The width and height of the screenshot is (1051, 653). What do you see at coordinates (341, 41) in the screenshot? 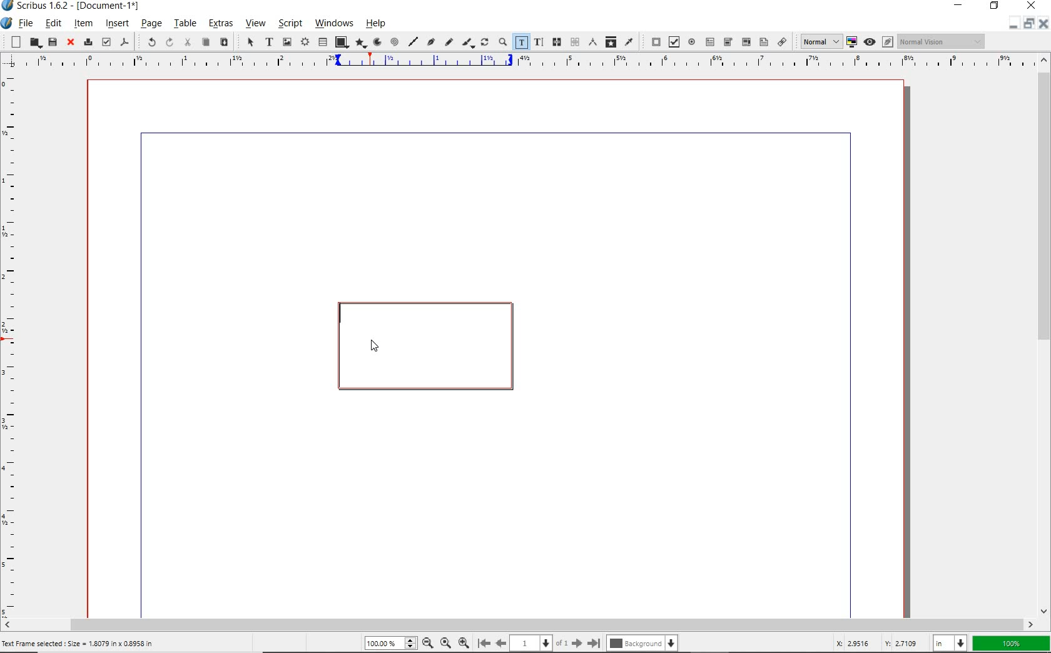
I see `shape` at bounding box center [341, 41].